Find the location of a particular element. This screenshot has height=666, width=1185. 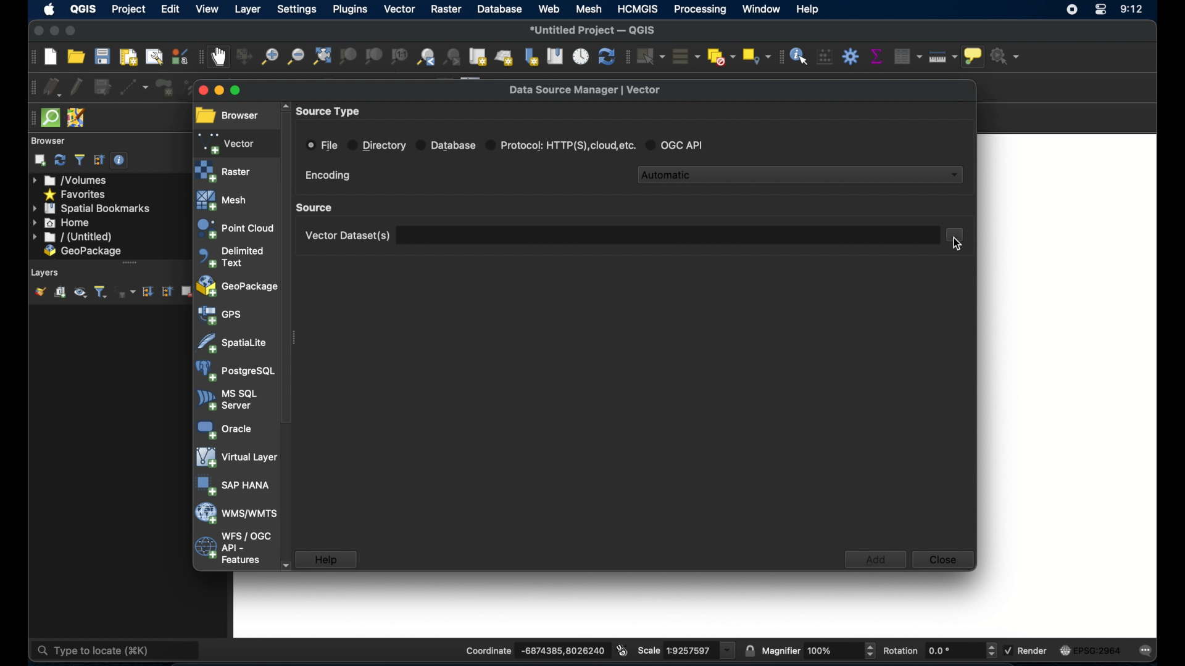

HCMGIS is located at coordinates (639, 9).